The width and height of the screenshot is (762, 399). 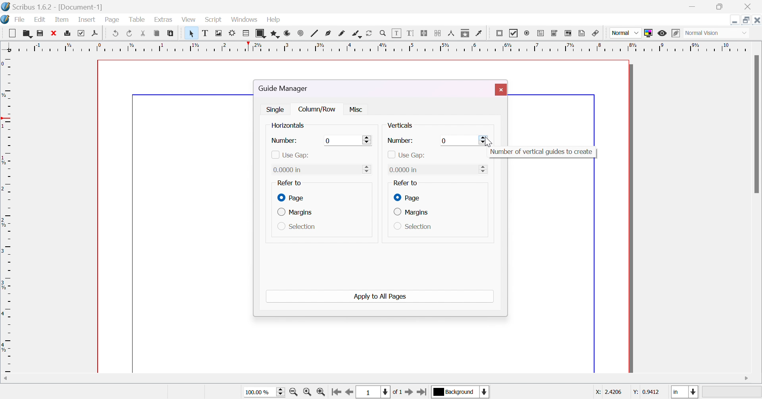 I want to click on use gap, so click(x=290, y=155).